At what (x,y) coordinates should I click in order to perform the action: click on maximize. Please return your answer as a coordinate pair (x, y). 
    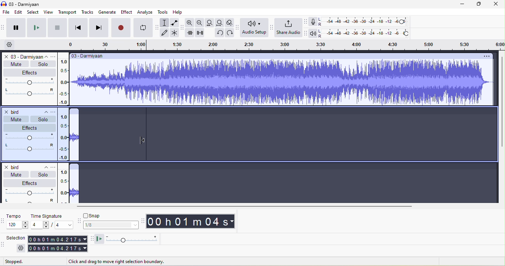
    Looking at the image, I should click on (477, 4).